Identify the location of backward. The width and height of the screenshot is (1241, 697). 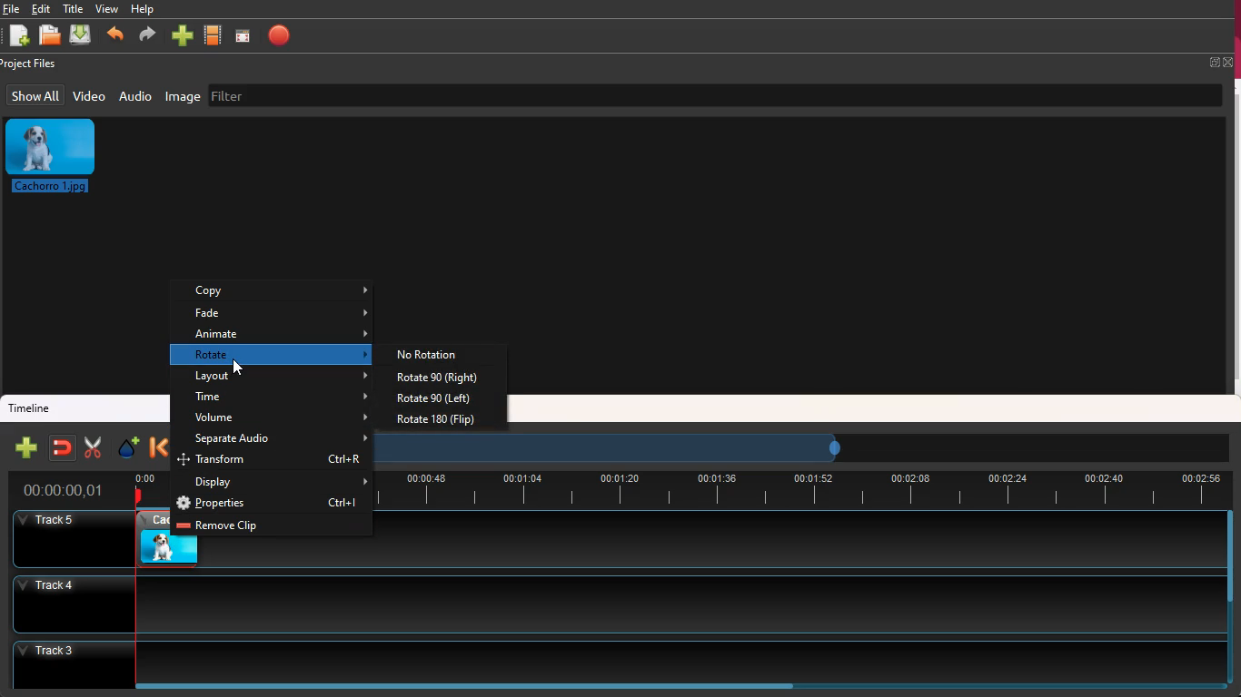
(158, 447).